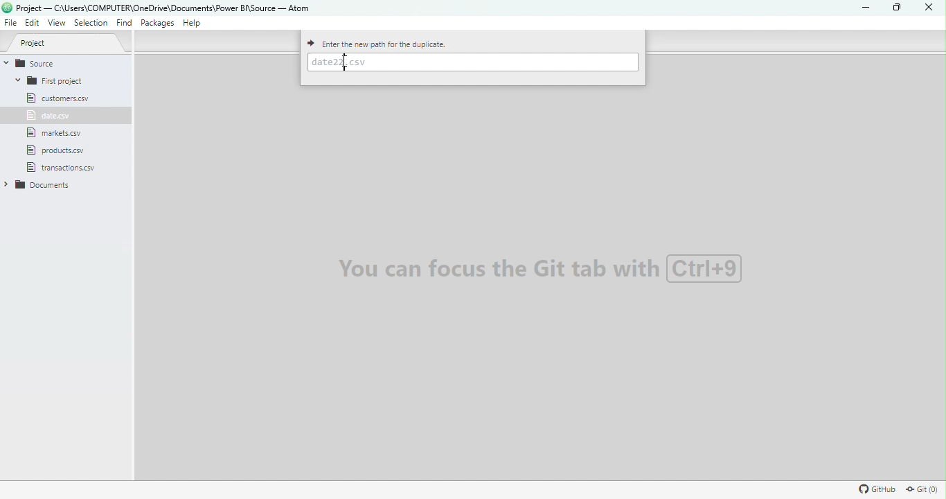 Image resolution: width=946 pixels, height=499 pixels. I want to click on Packages, so click(159, 23).